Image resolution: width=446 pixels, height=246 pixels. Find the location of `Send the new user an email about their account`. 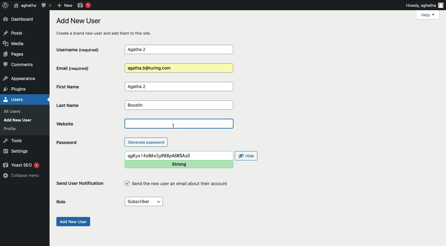

Send the new user an email about their account is located at coordinates (177, 184).